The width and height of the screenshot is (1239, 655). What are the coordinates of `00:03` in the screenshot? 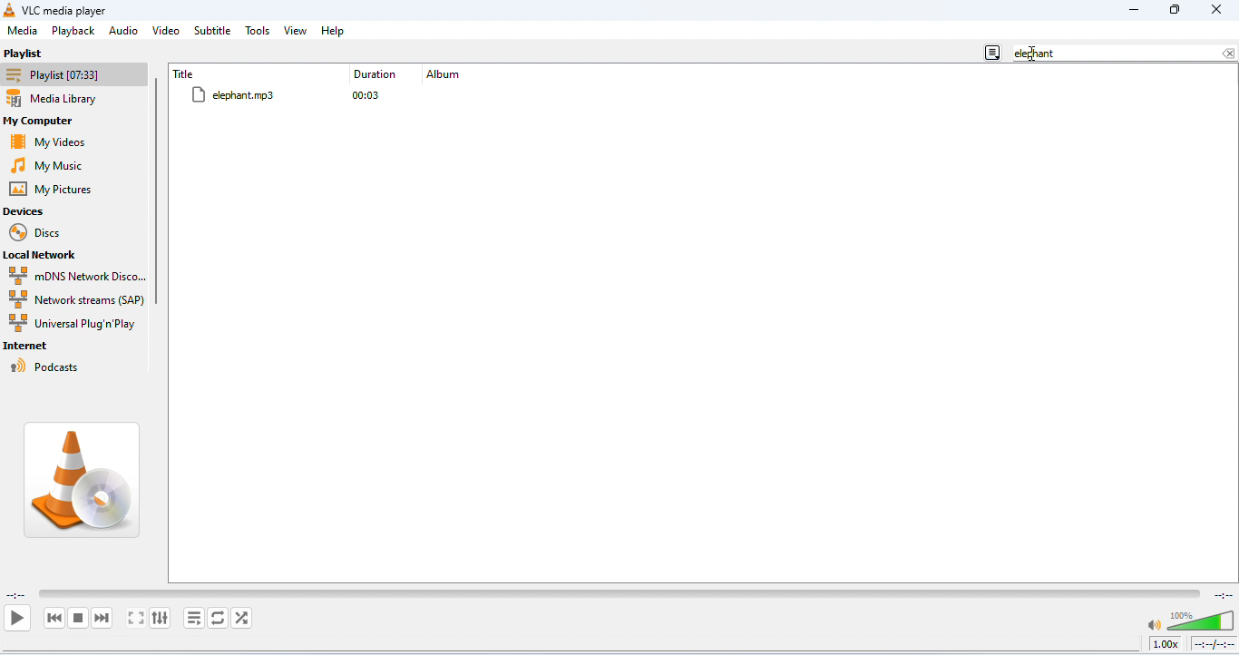 It's located at (372, 95).